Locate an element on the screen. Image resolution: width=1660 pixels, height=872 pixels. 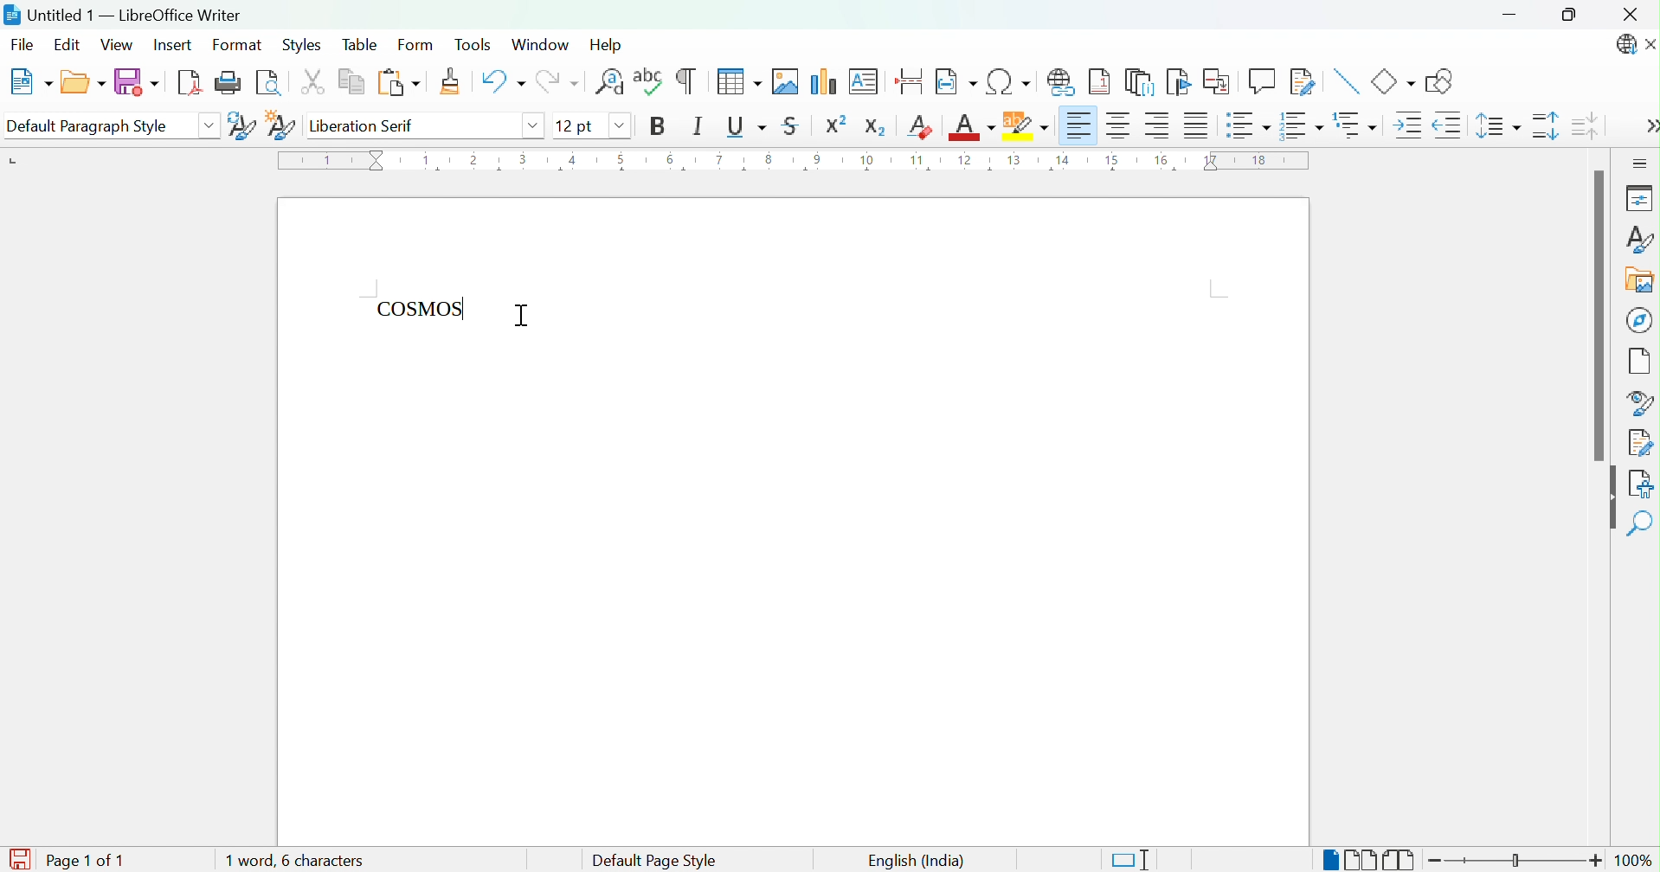
Tools is located at coordinates (475, 43).